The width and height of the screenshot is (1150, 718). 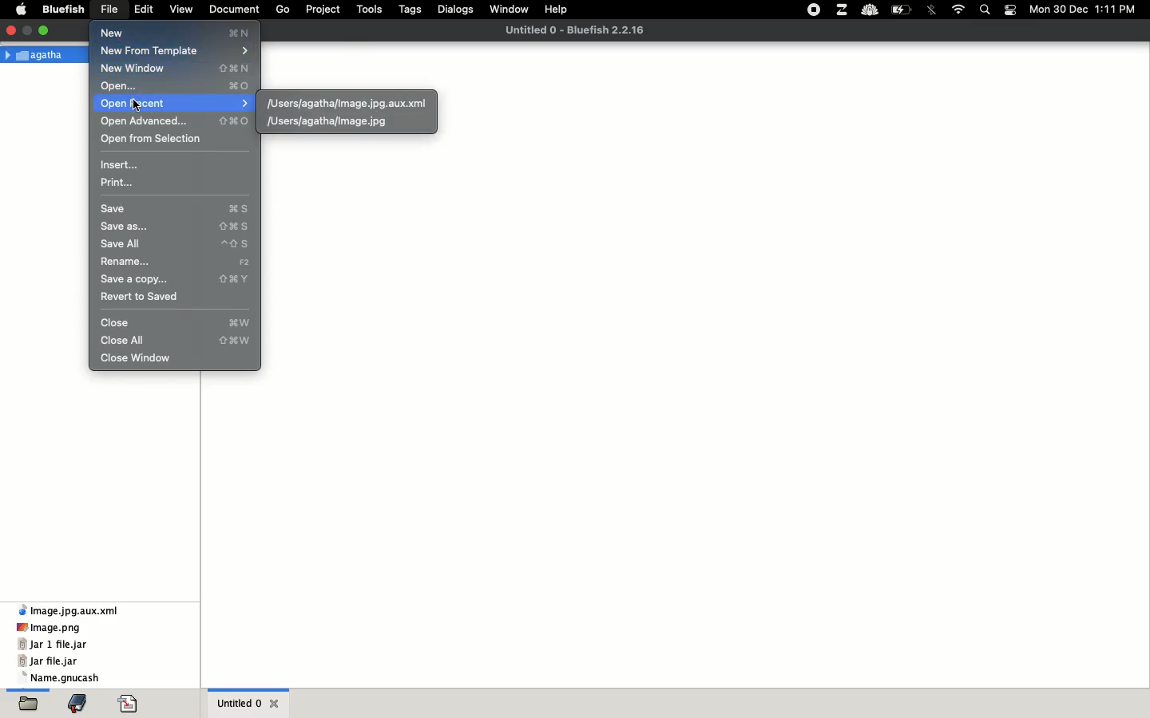 What do you see at coordinates (53, 645) in the screenshot?
I see `jar 1 file.jar` at bounding box center [53, 645].